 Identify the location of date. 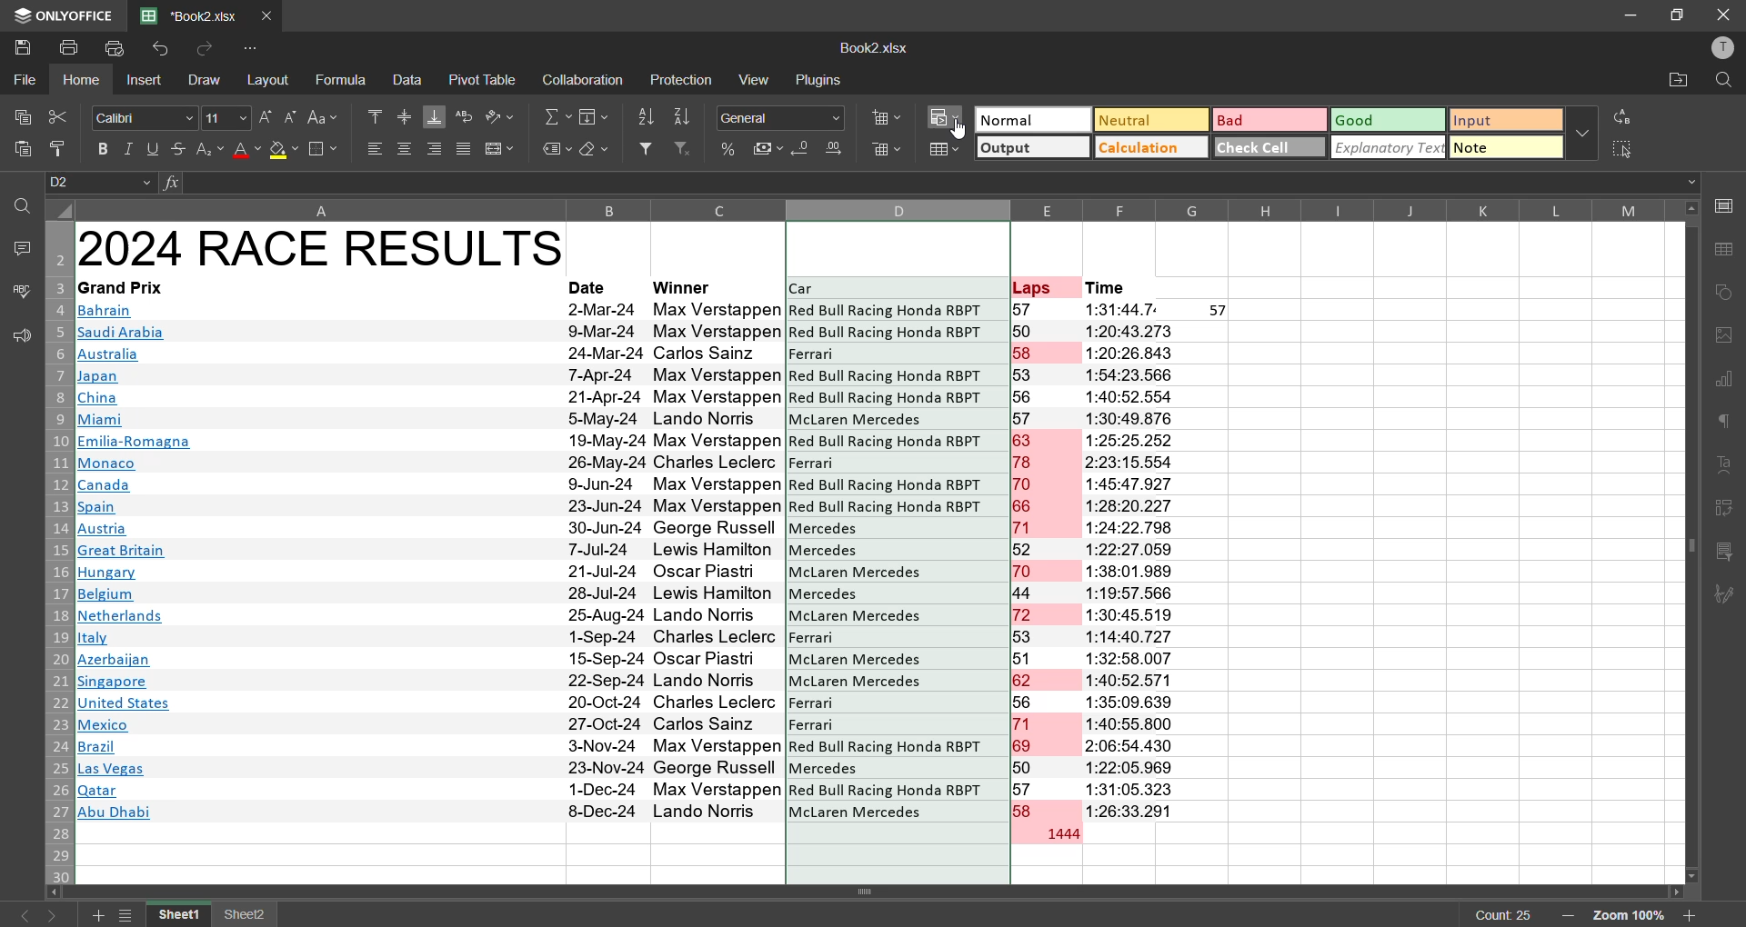
(591, 287).